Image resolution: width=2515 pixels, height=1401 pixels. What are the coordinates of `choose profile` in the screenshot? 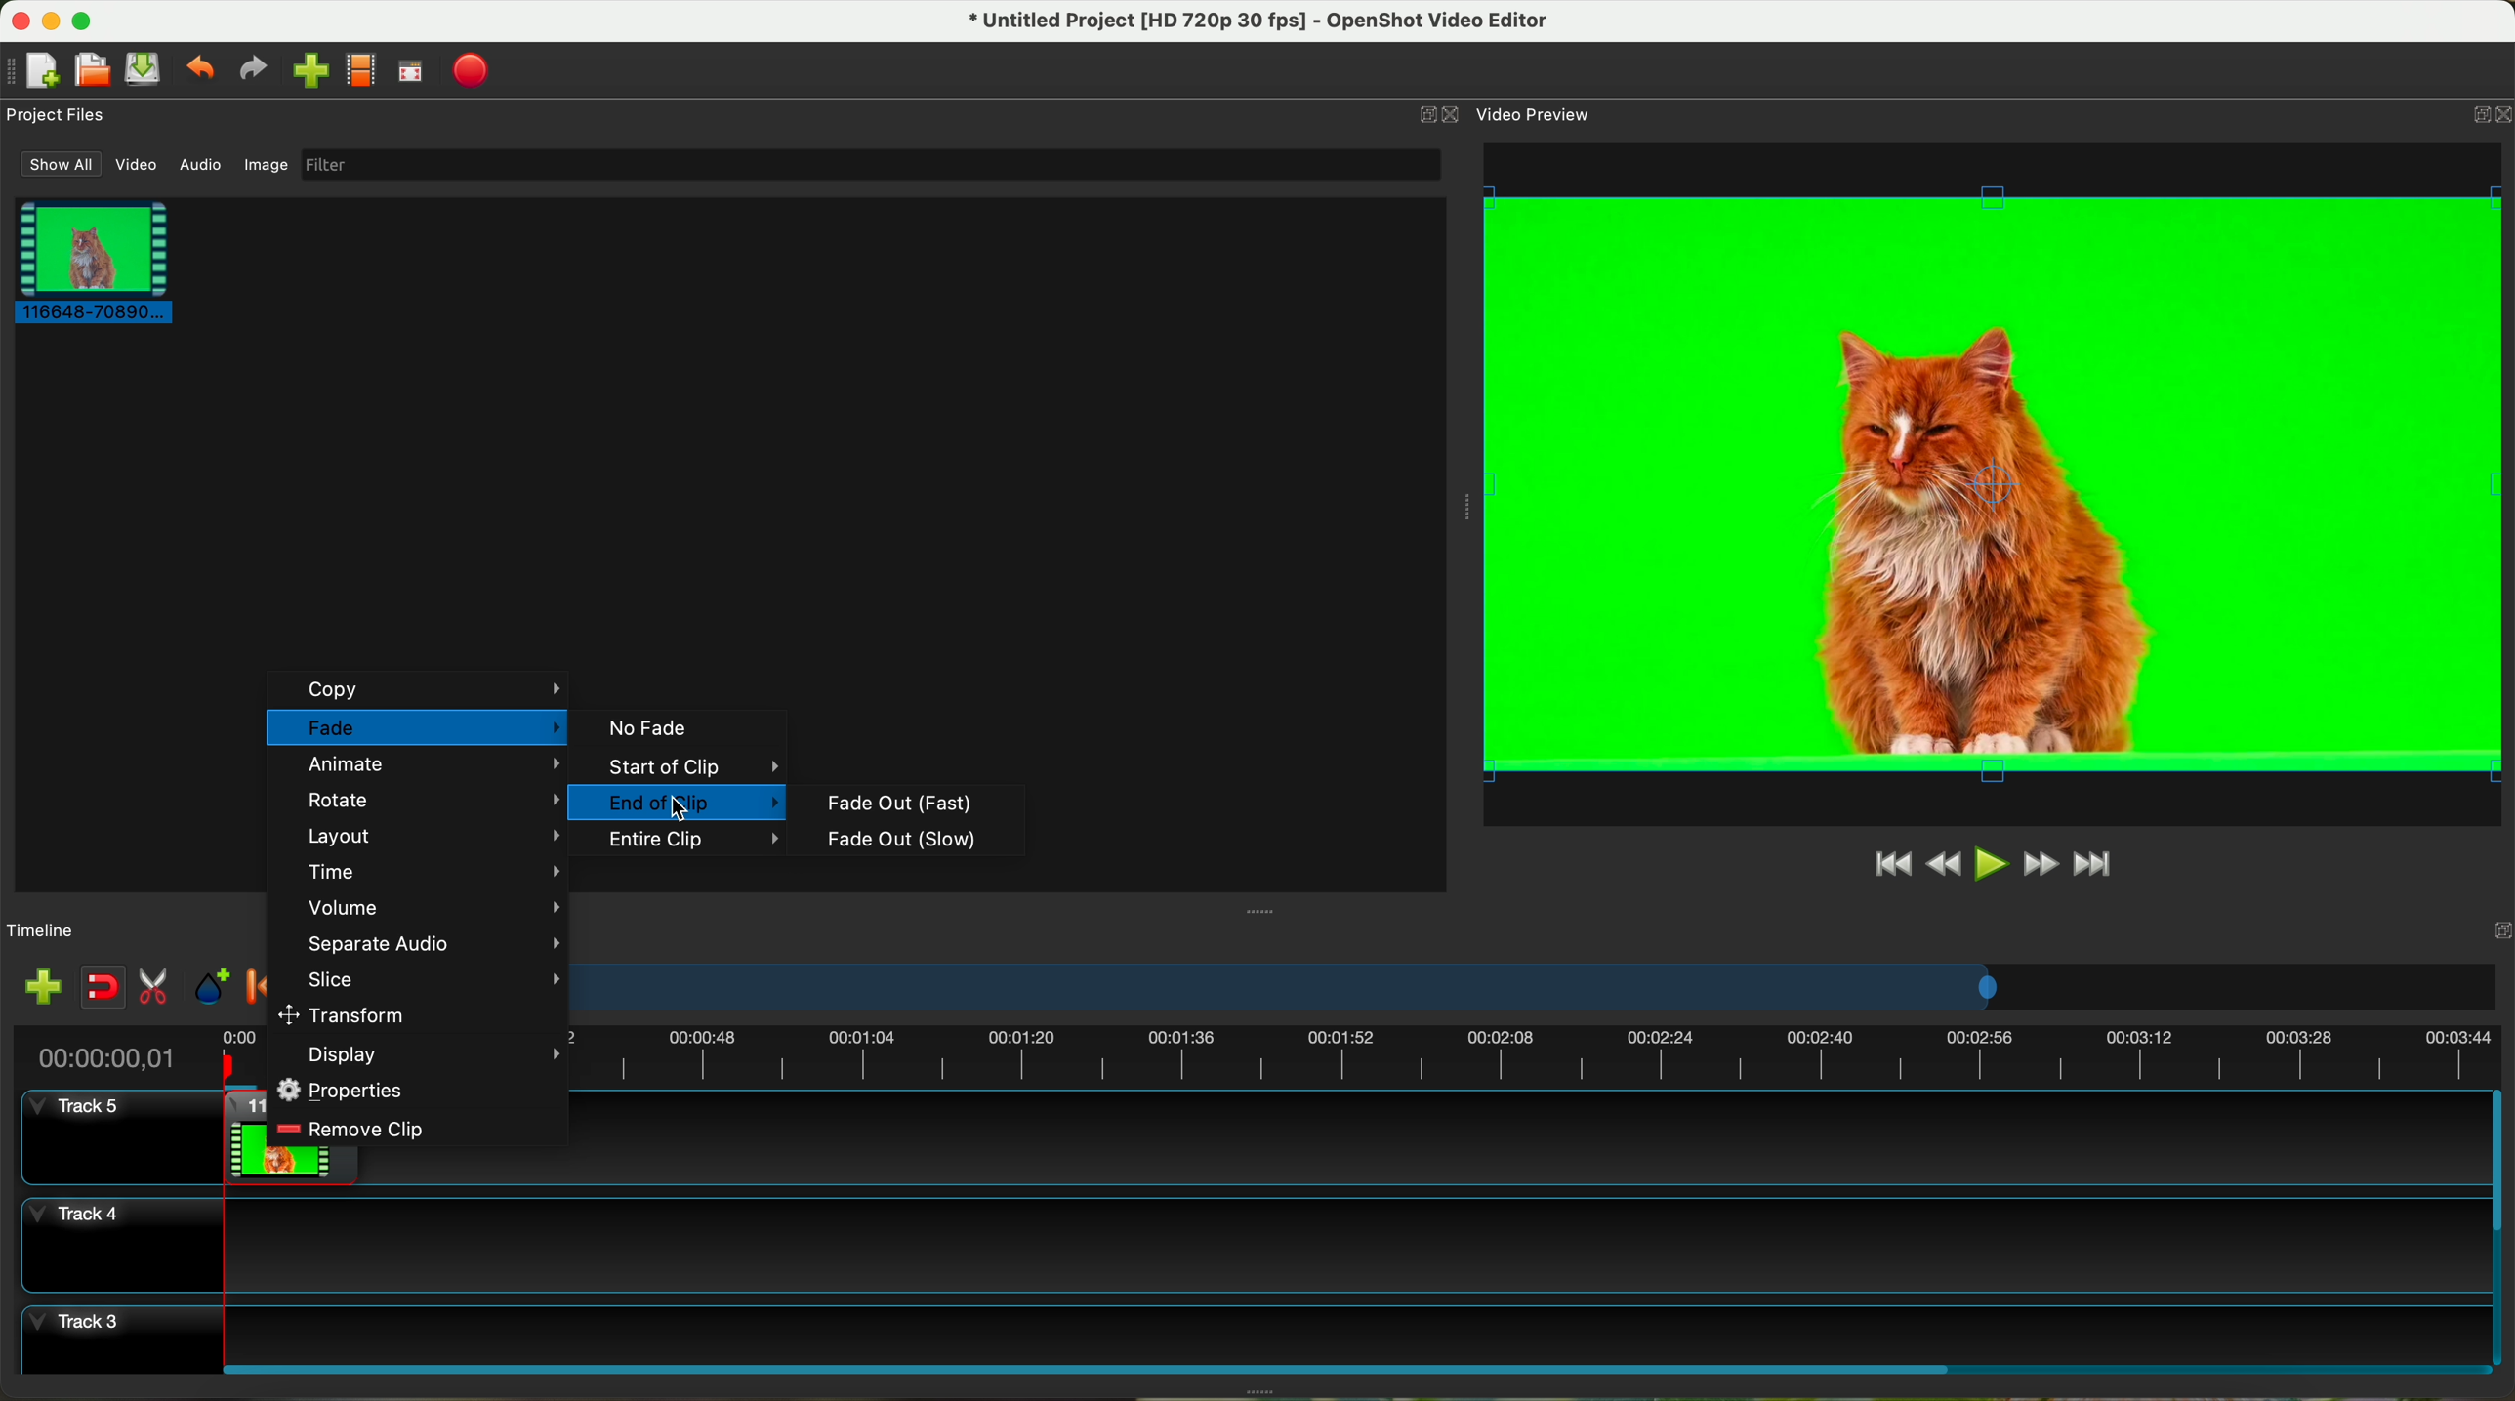 It's located at (360, 71).